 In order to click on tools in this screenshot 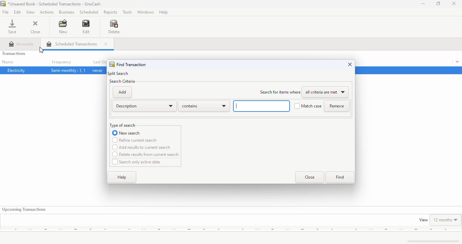, I will do `click(128, 12)`.